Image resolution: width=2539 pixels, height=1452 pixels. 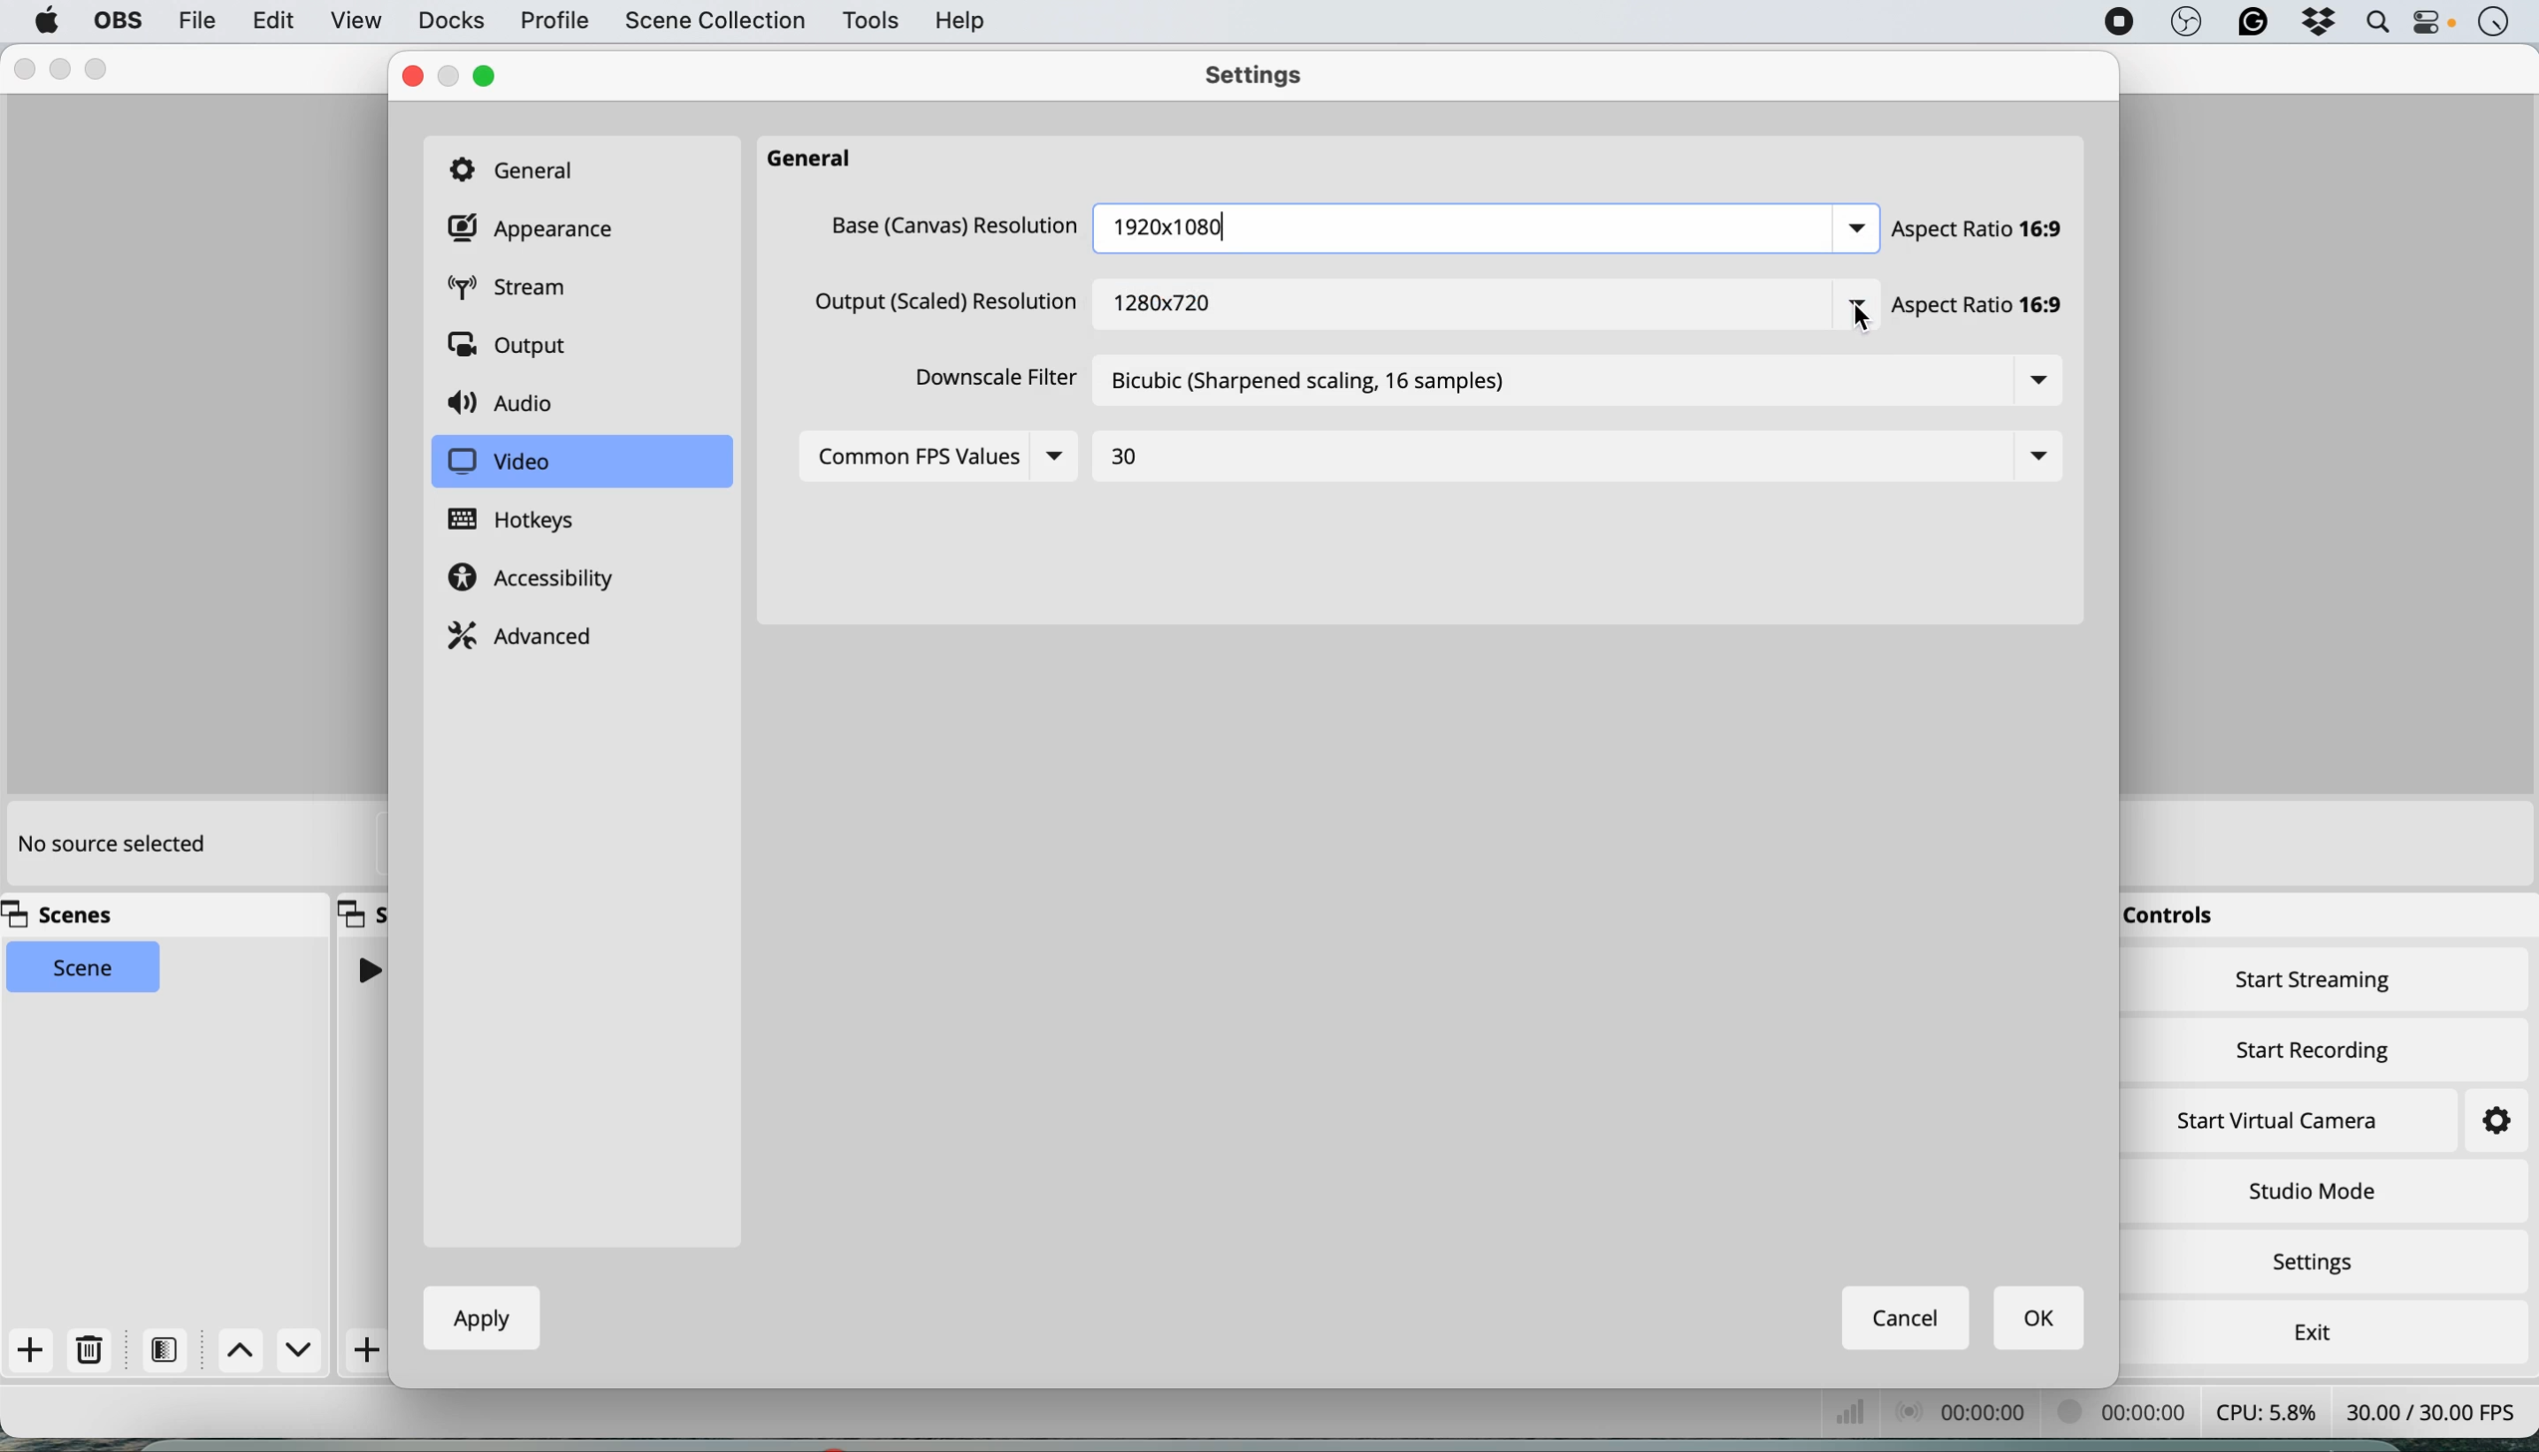 I want to click on Output (Scaled) Resolution, so click(x=939, y=306).